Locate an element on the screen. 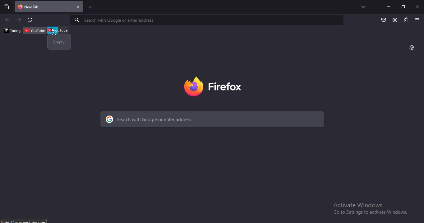 Image resolution: width=424 pixels, height=223 pixels. emtpy is located at coordinates (59, 43).